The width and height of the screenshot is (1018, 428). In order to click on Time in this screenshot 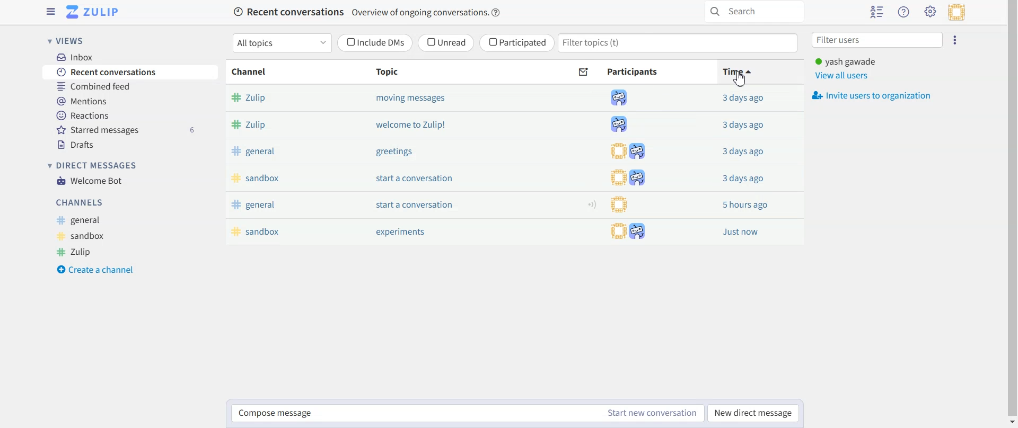, I will do `click(758, 72)`.